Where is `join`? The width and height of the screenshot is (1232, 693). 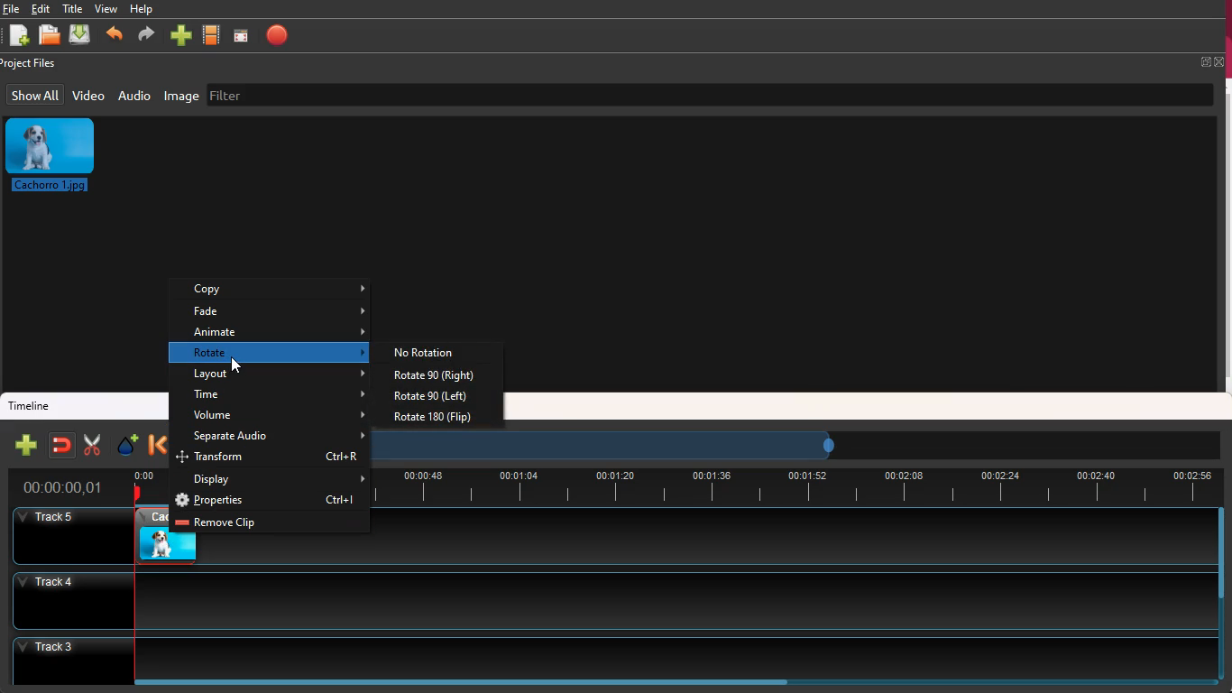
join is located at coordinates (63, 445).